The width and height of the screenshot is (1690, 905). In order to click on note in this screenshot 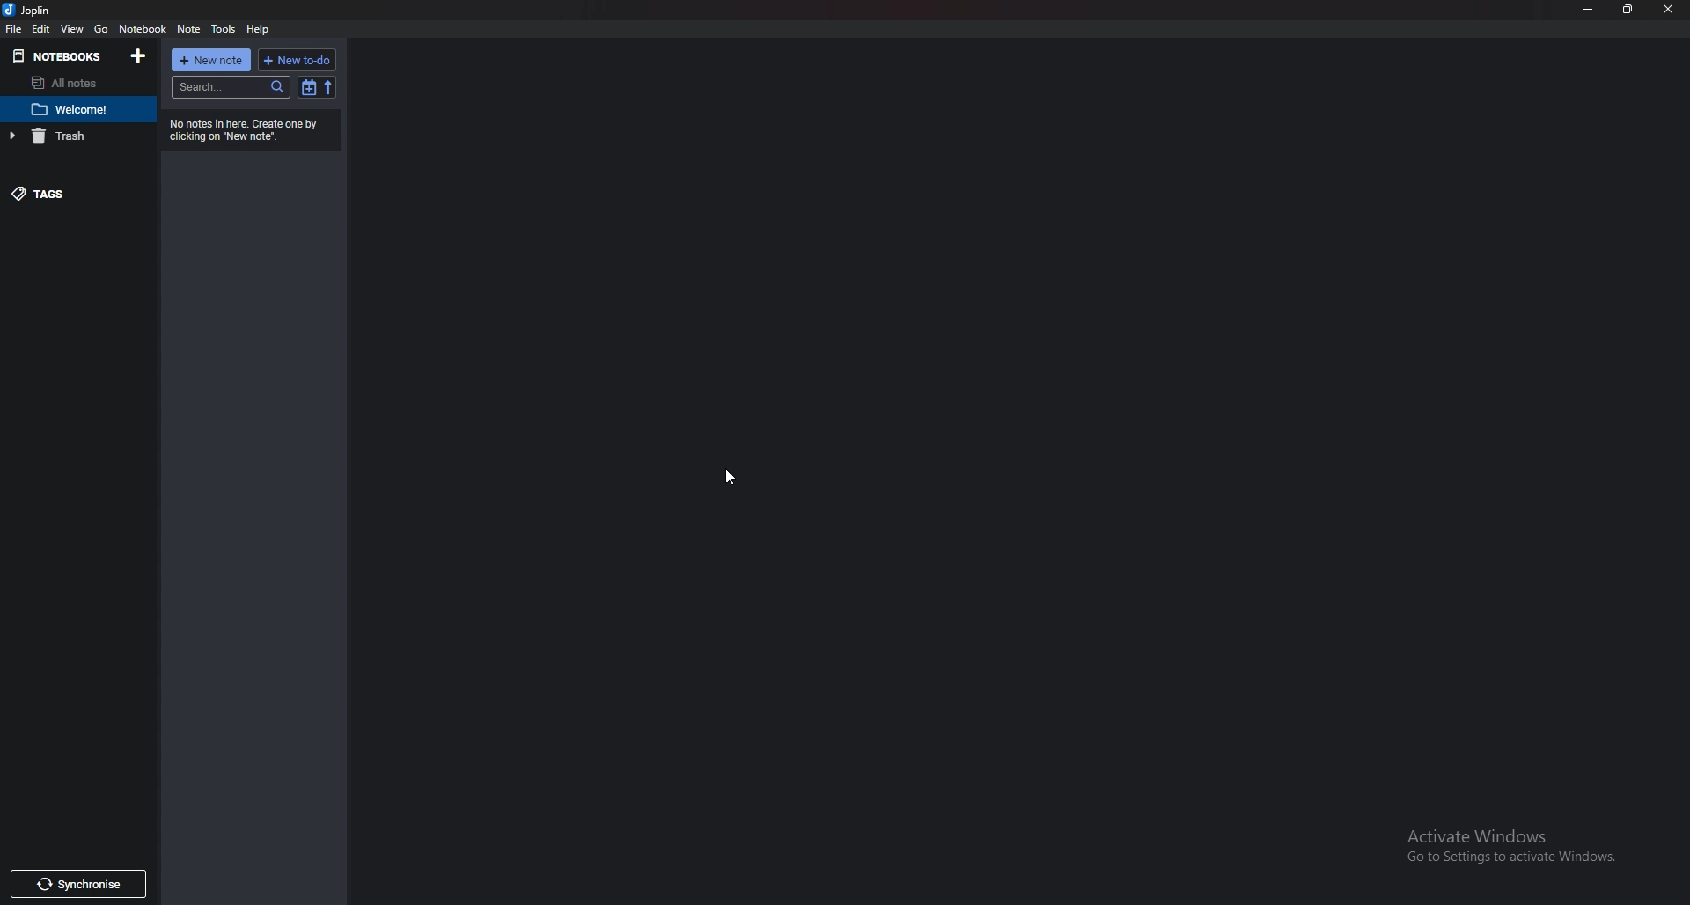, I will do `click(190, 28)`.